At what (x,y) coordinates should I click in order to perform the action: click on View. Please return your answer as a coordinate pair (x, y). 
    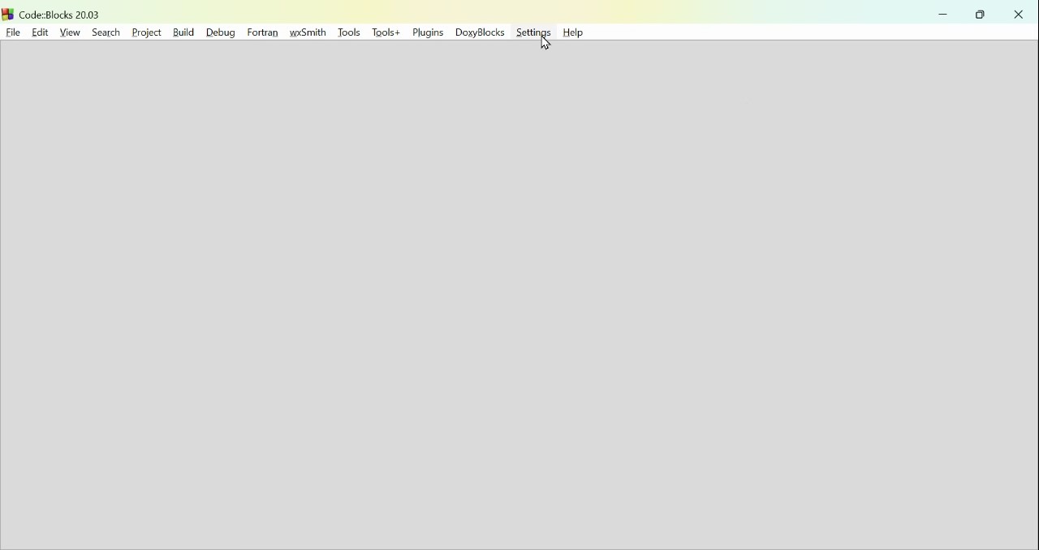
    Looking at the image, I should click on (70, 32).